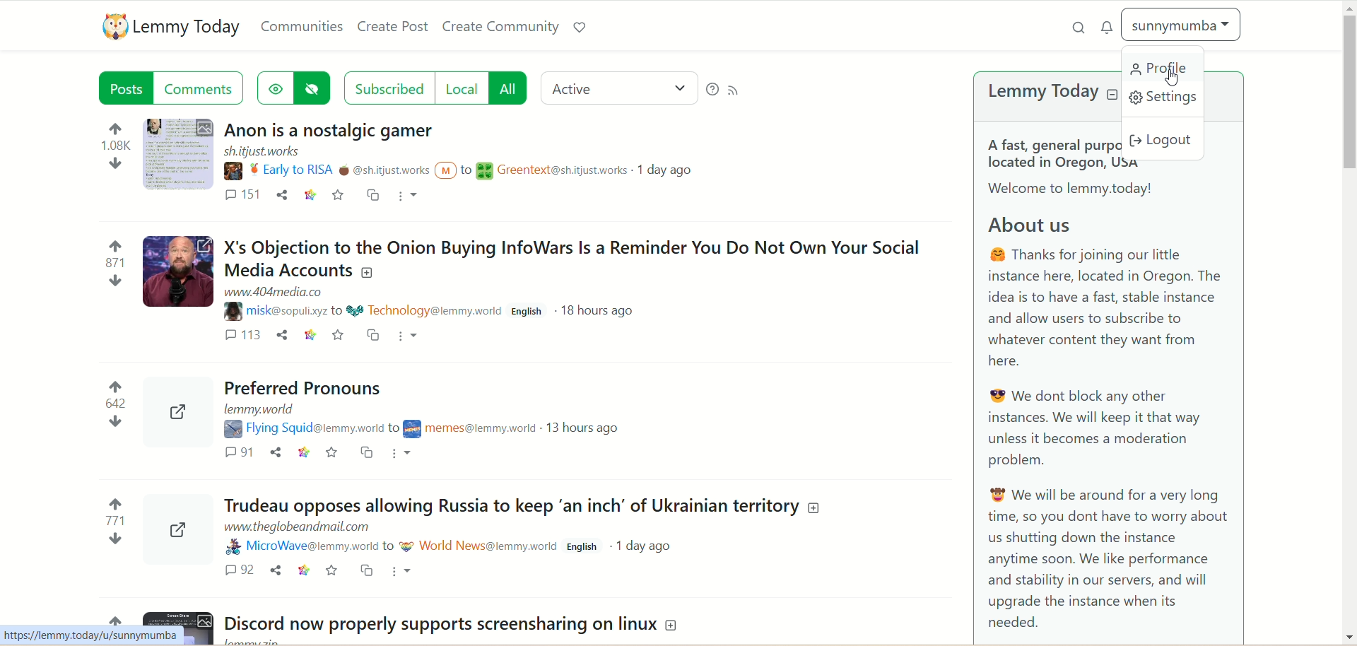 This screenshot has width=1357, height=646. What do you see at coordinates (1163, 142) in the screenshot?
I see `logout` at bounding box center [1163, 142].